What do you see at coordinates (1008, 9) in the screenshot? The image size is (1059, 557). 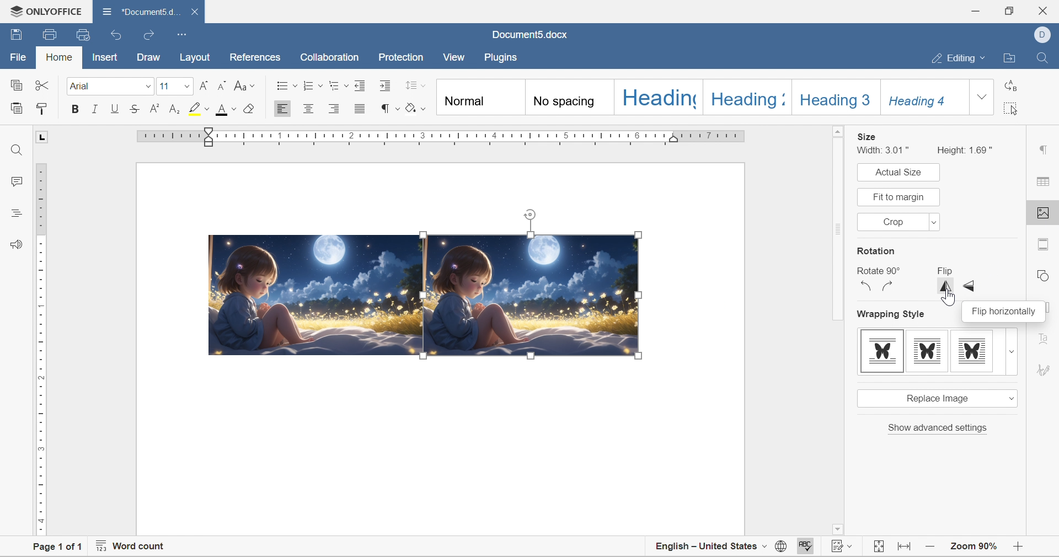 I see `restore down` at bounding box center [1008, 9].